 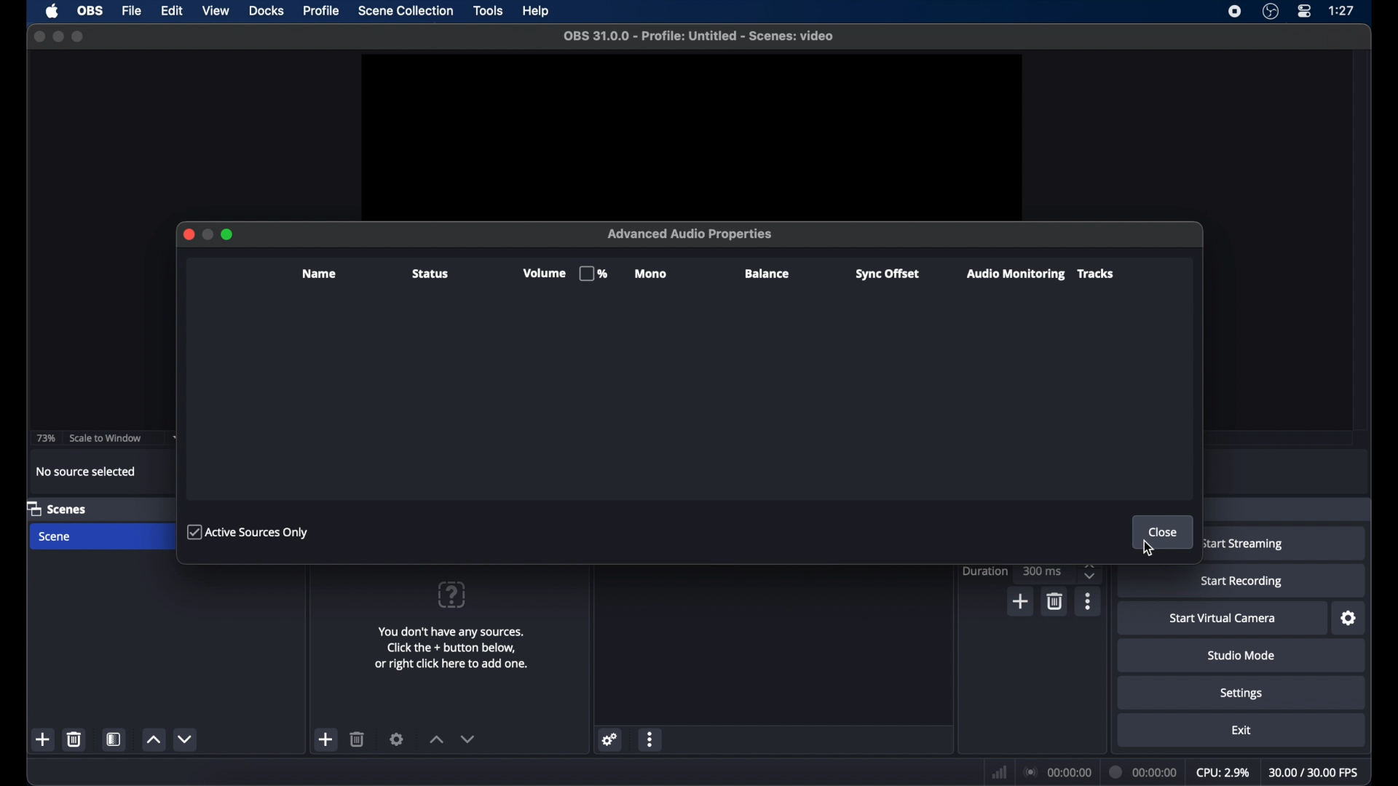 I want to click on more options, so click(x=651, y=739).